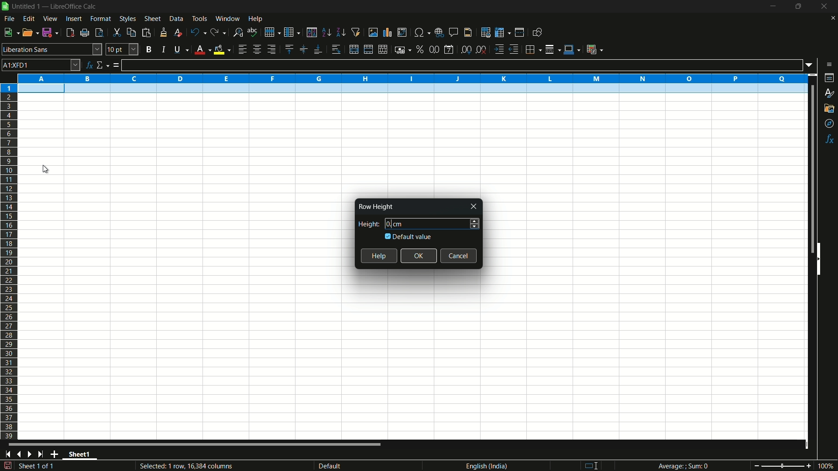  I want to click on styles, so click(828, 94).